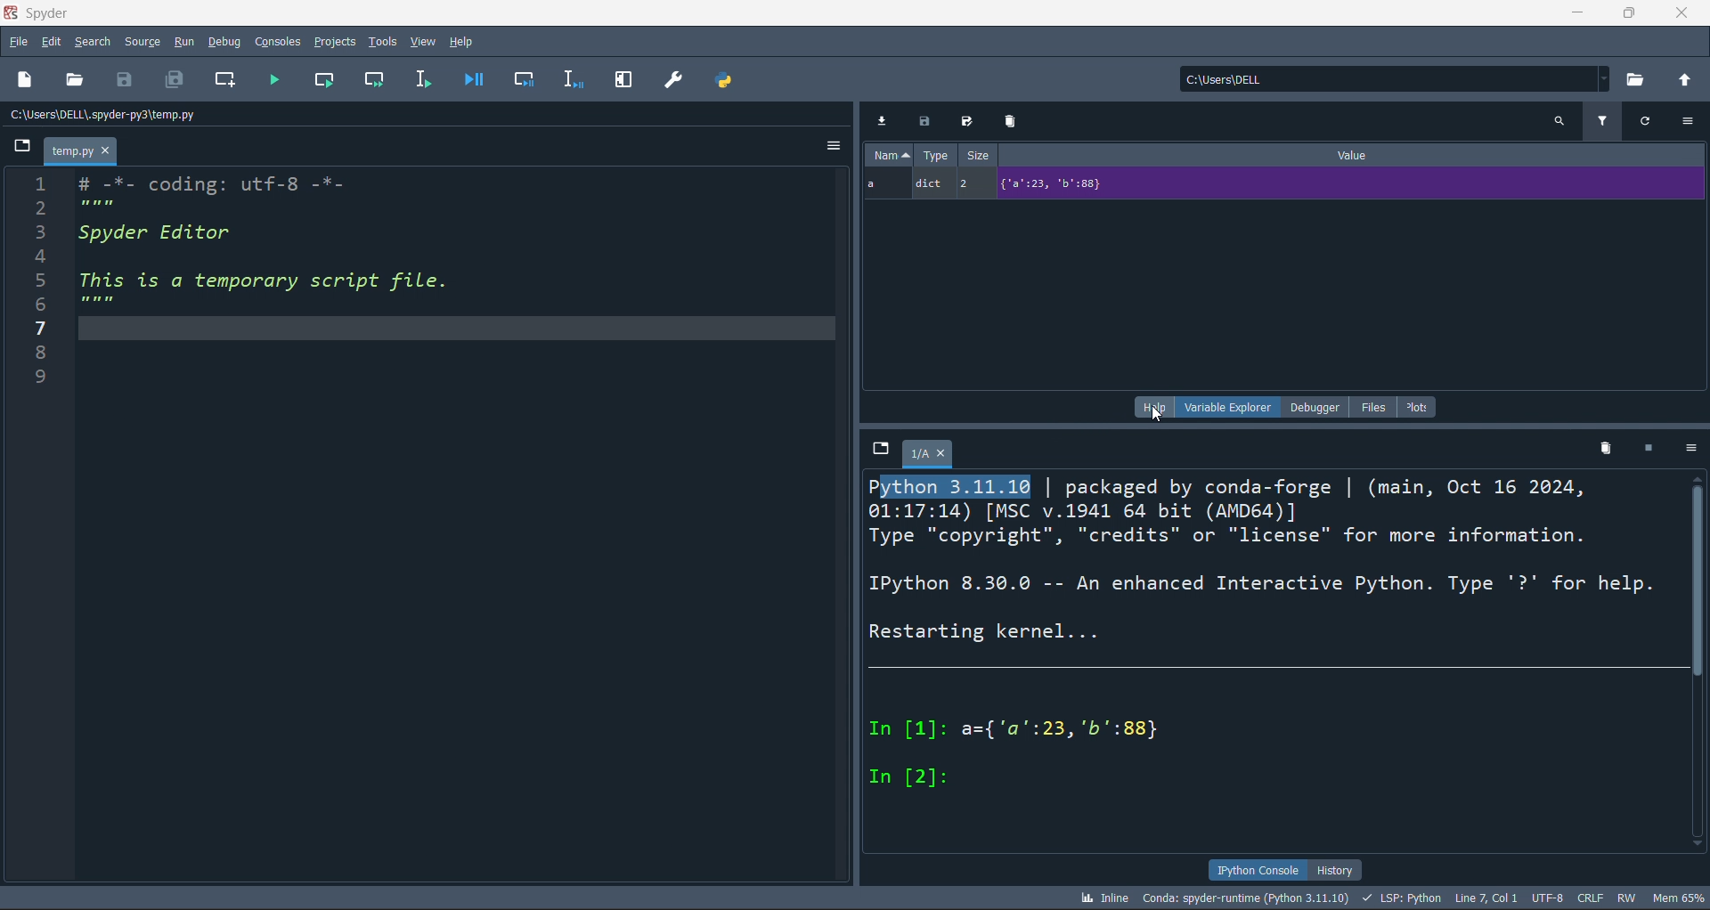 The width and height of the screenshot is (1710, 910). Describe the element at coordinates (228, 83) in the screenshot. I see `new cell` at that location.